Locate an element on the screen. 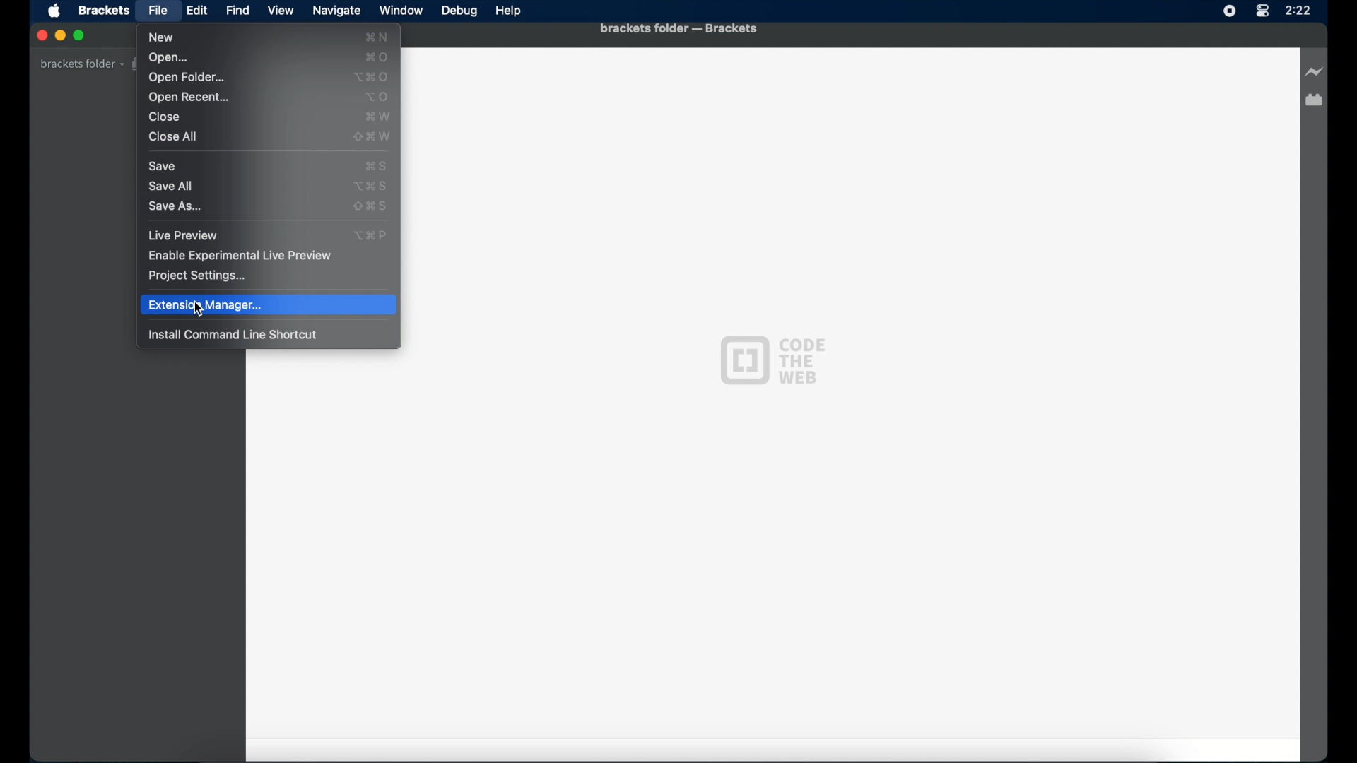 Image resolution: width=1357 pixels, height=763 pixels. live preview is located at coordinates (1312, 71).